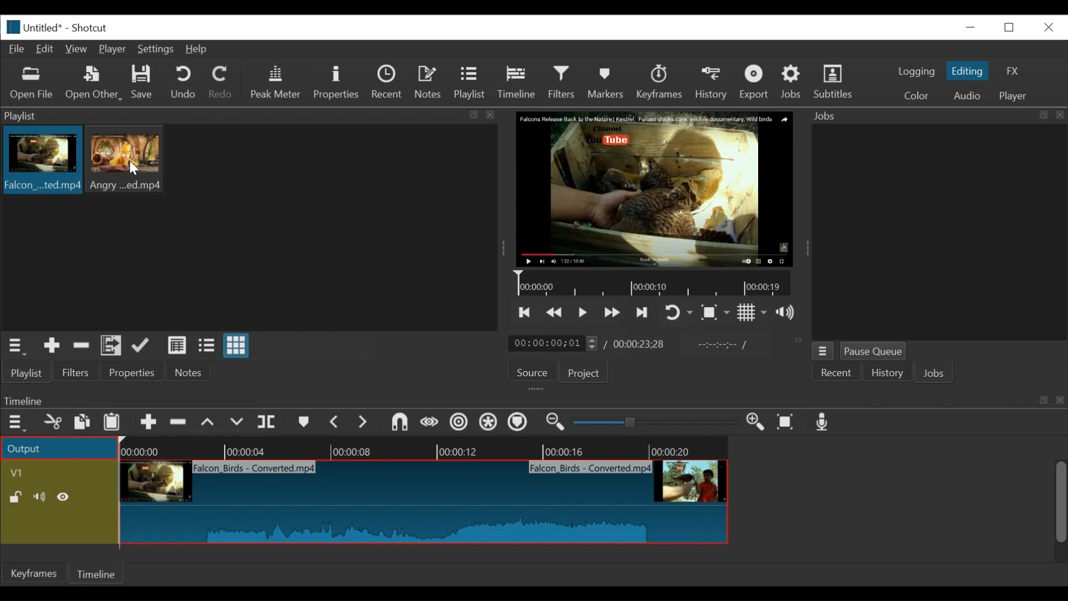  What do you see at coordinates (127, 159) in the screenshot?
I see `clip` at bounding box center [127, 159].